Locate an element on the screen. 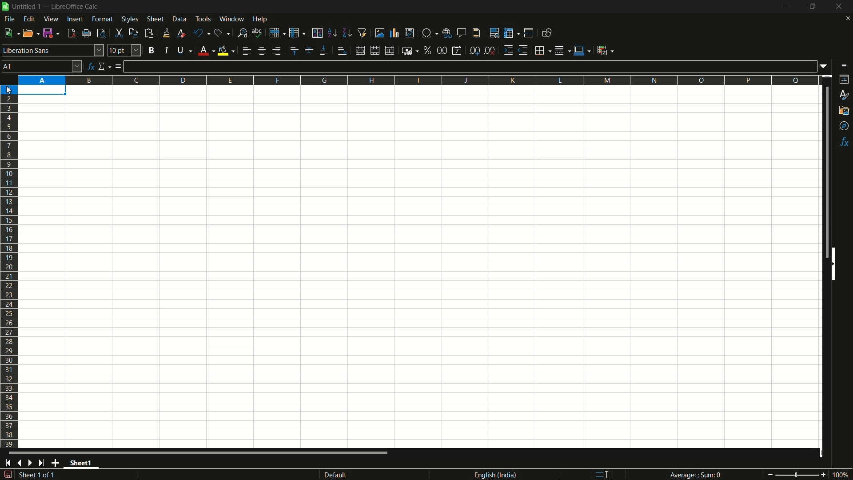 The height and width of the screenshot is (480, 853). toggle print review is located at coordinates (100, 33).